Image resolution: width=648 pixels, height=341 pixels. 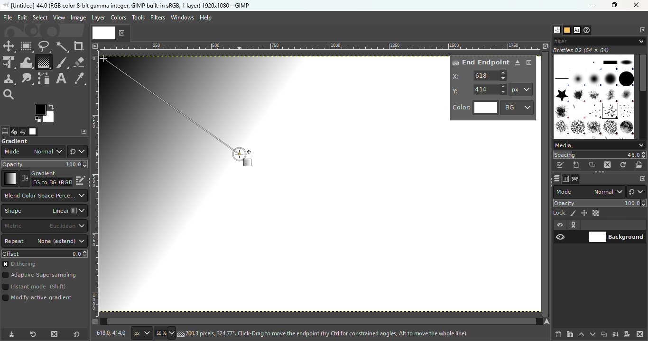 I want to click on Windows, so click(x=182, y=18).